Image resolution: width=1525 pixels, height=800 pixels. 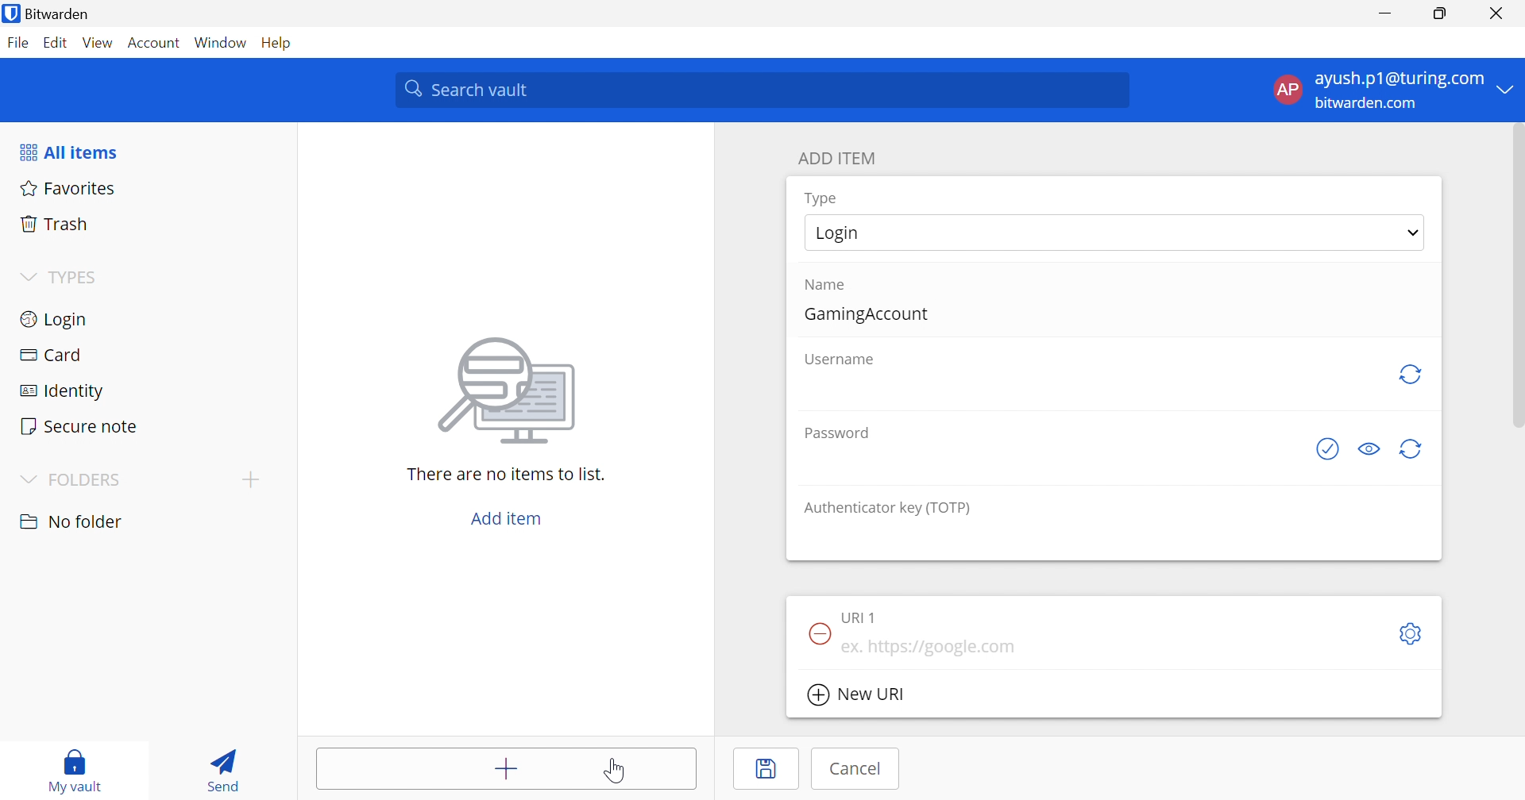 What do you see at coordinates (222, 768) in the screenshot?
I see `Send` at bounding box center [222, 768].